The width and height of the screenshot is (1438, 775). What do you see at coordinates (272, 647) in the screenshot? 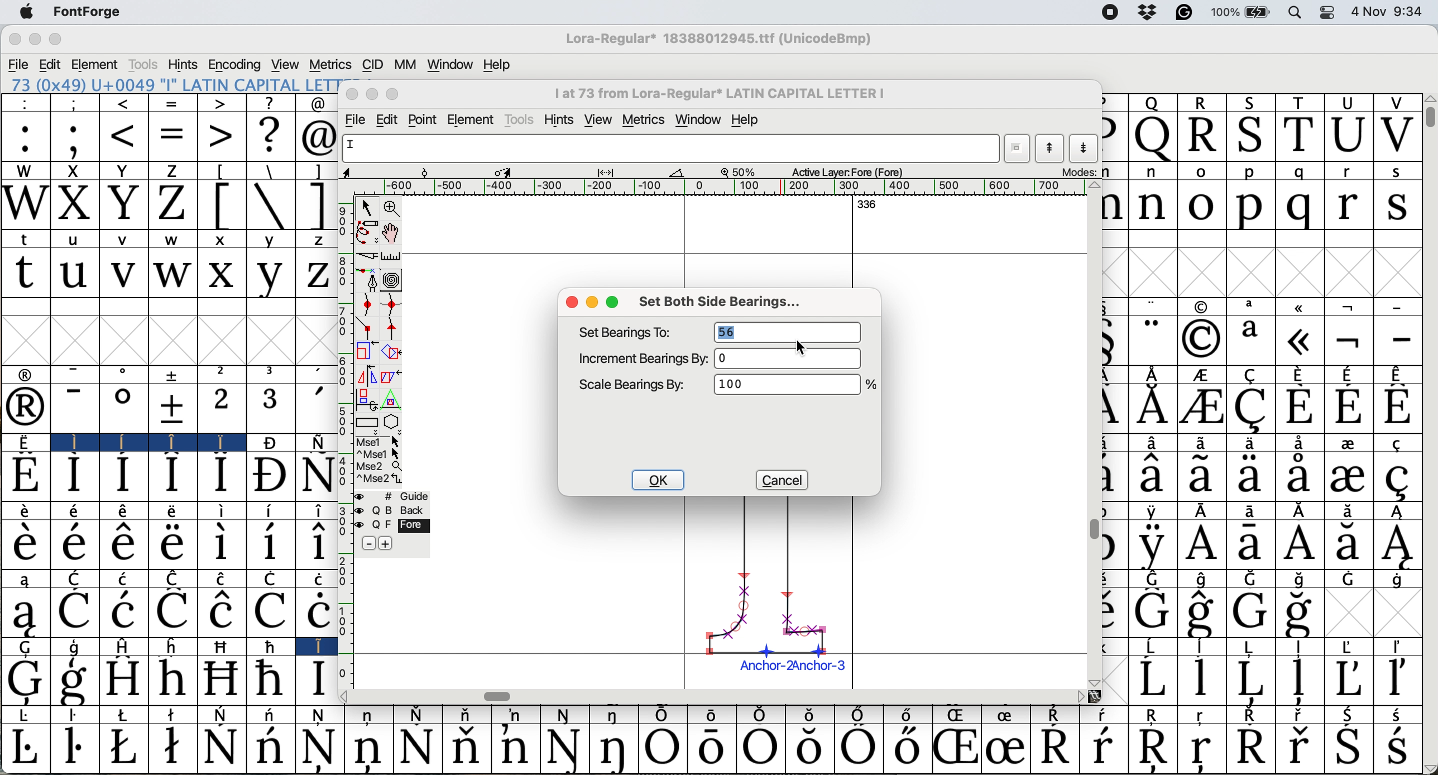
I see `Symbol` at bounding box center [272, 647].